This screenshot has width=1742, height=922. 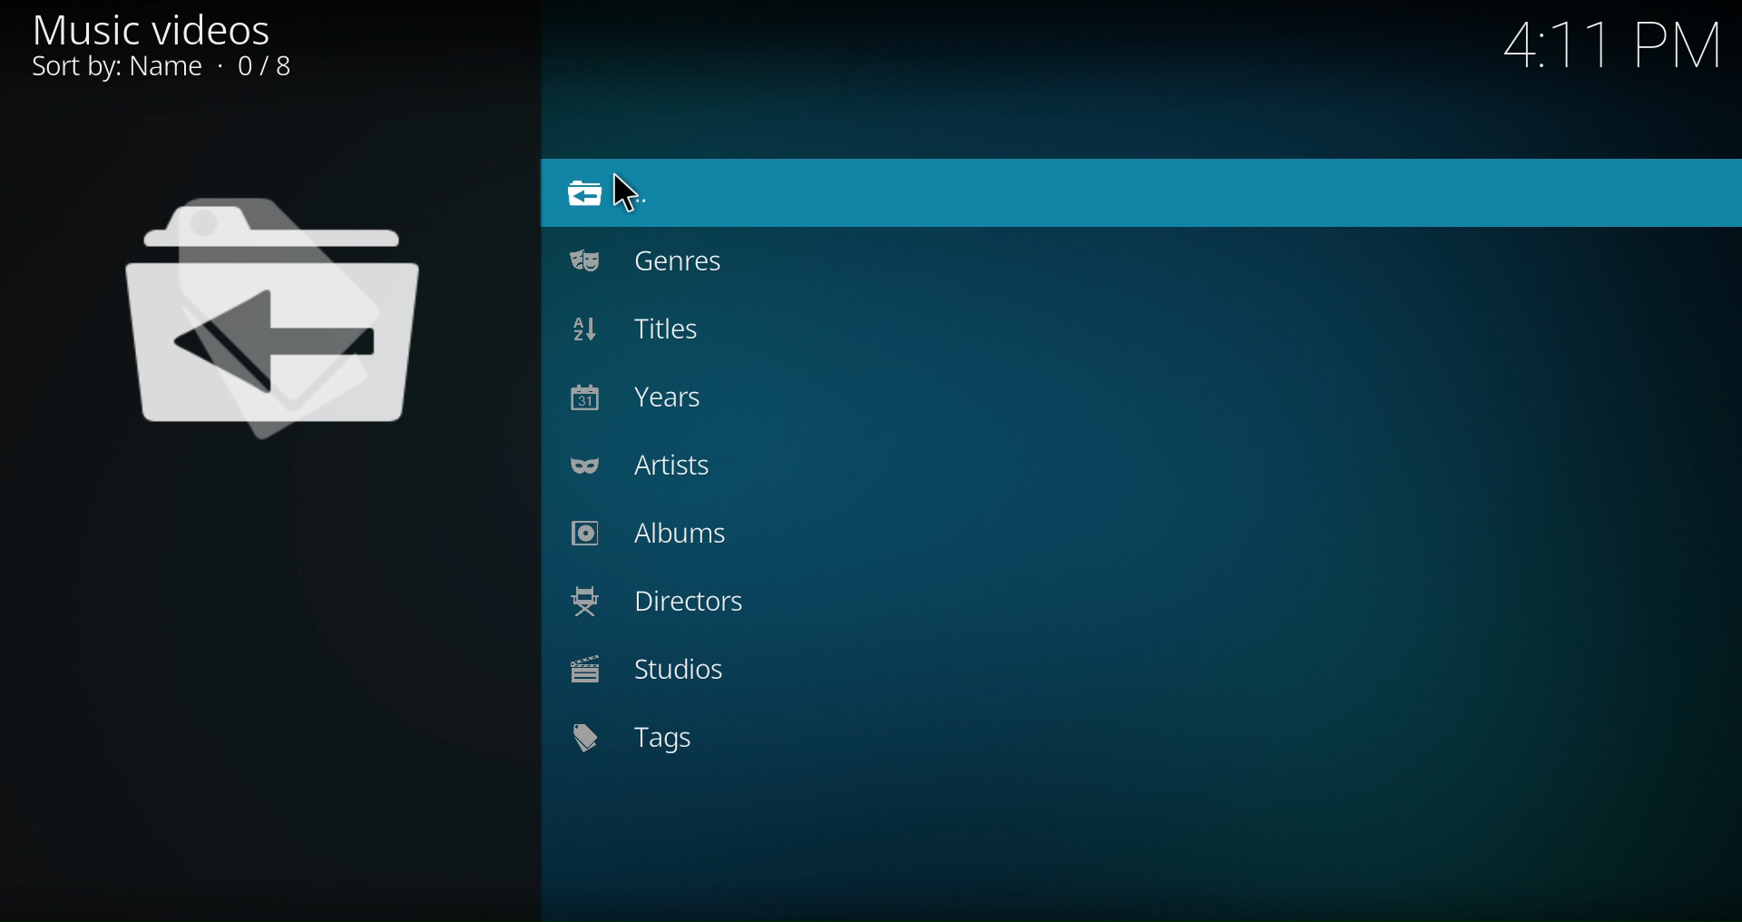 What do you see at coordinates (176, 49) in the screenshot?
I see `Music videos, Sort by: 0/8` at bounding box center [176, 49].